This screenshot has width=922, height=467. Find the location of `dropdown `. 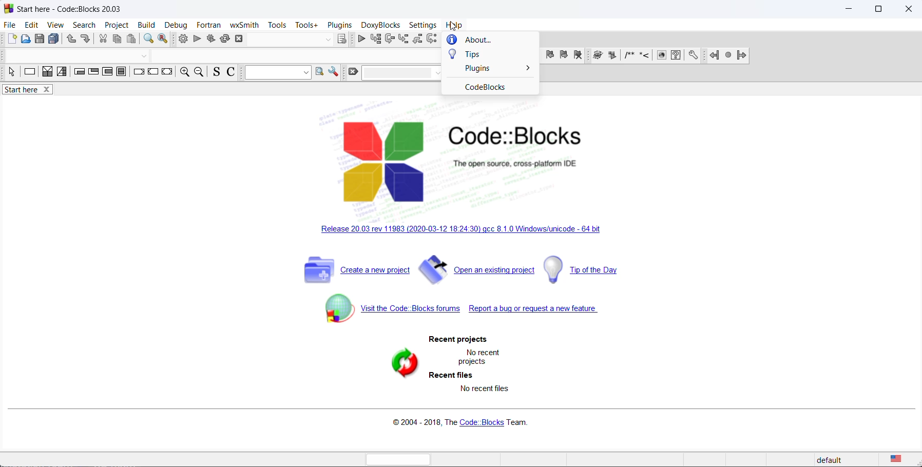

dropdown  is located at coordinates (401, 73).